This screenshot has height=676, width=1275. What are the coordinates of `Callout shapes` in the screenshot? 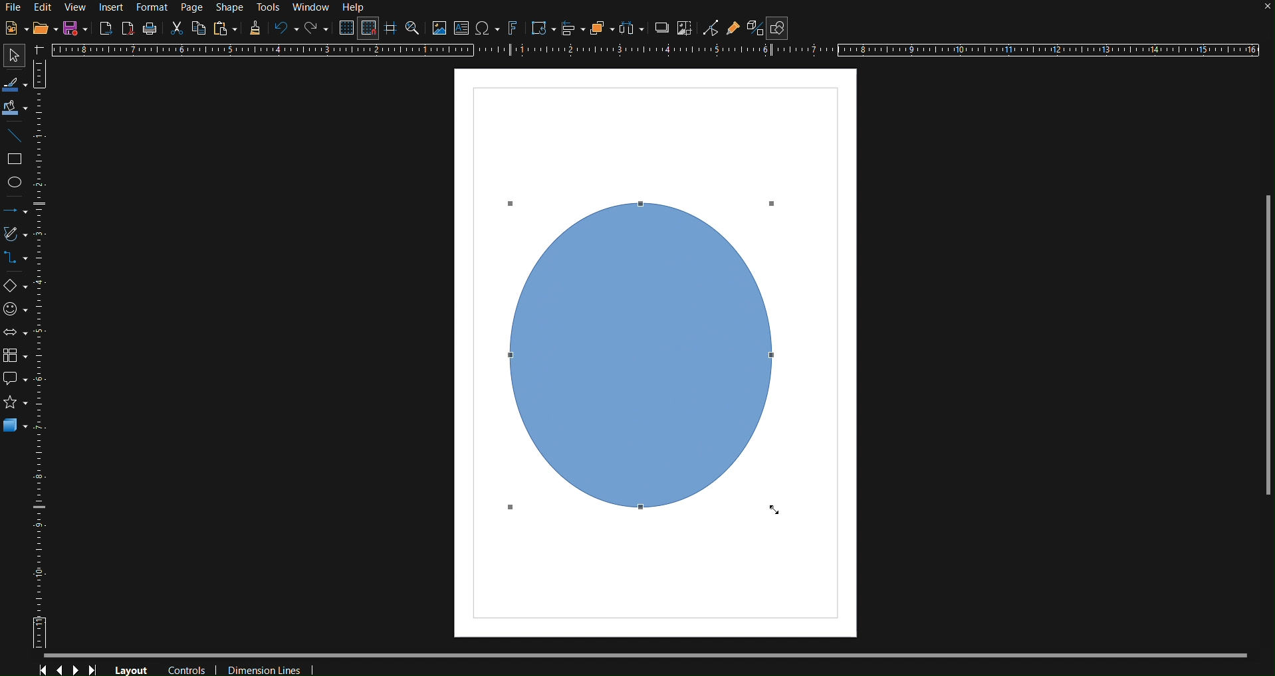 It's located at (15, 379).